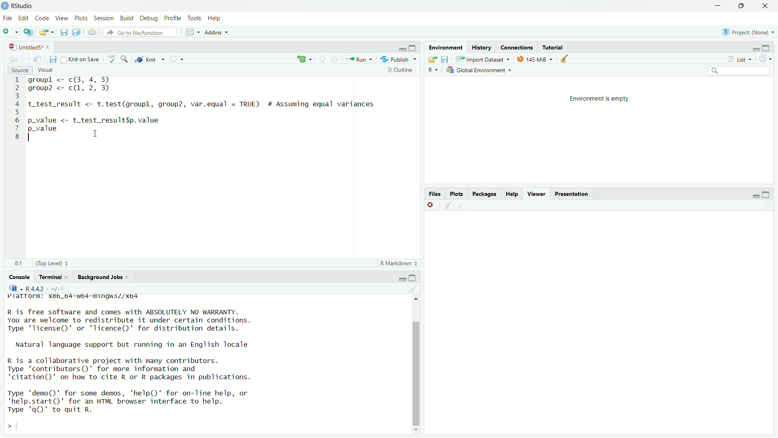  I want to click on Files, so click(435, 194).